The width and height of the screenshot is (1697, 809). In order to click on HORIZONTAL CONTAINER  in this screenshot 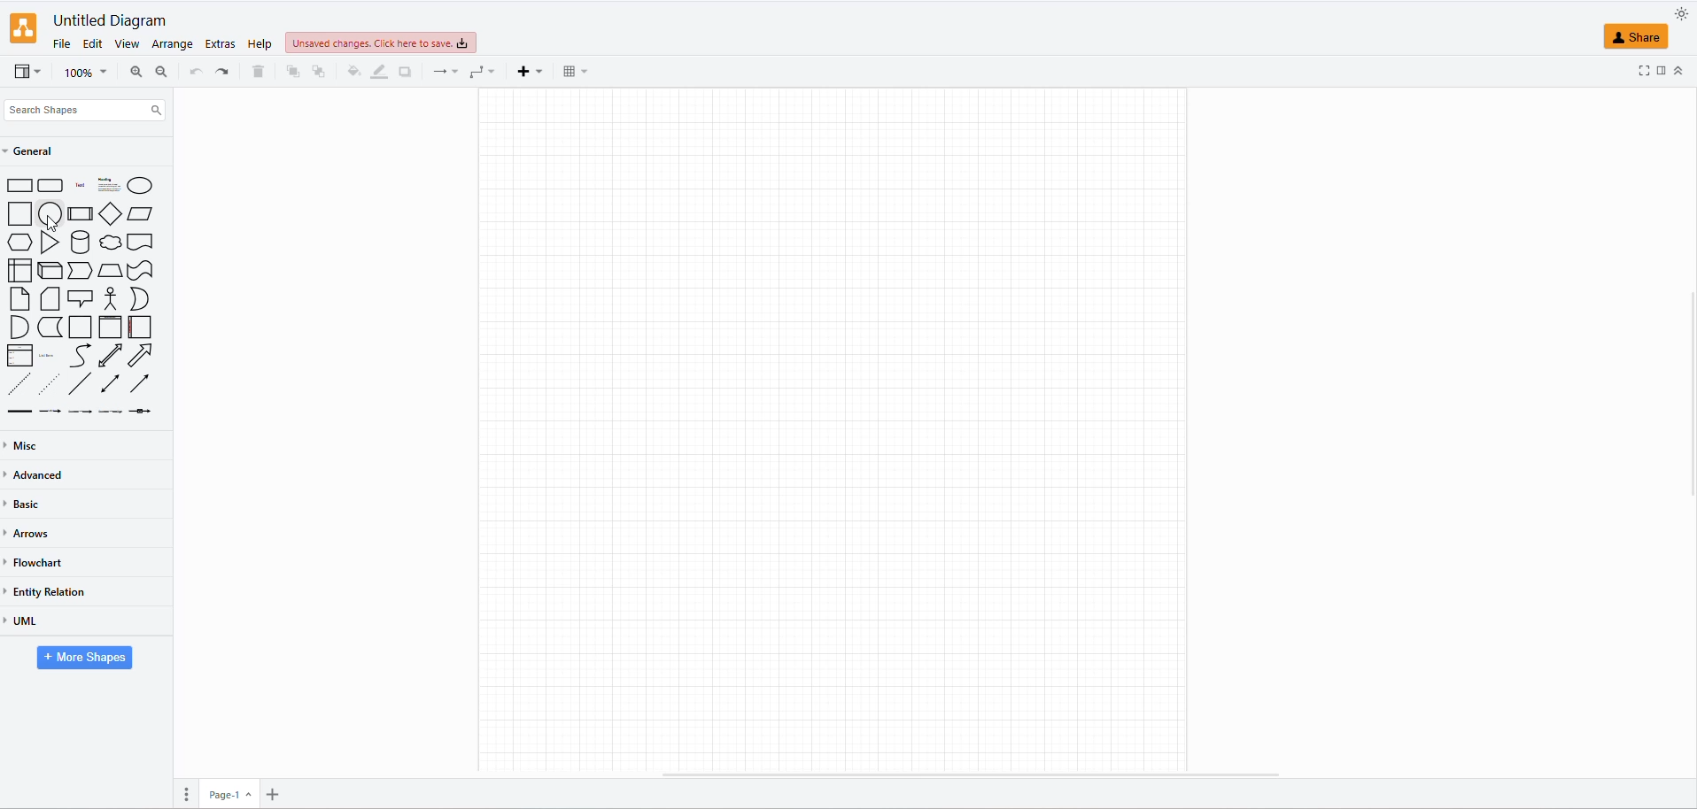, I will do `click(136, 327)`.